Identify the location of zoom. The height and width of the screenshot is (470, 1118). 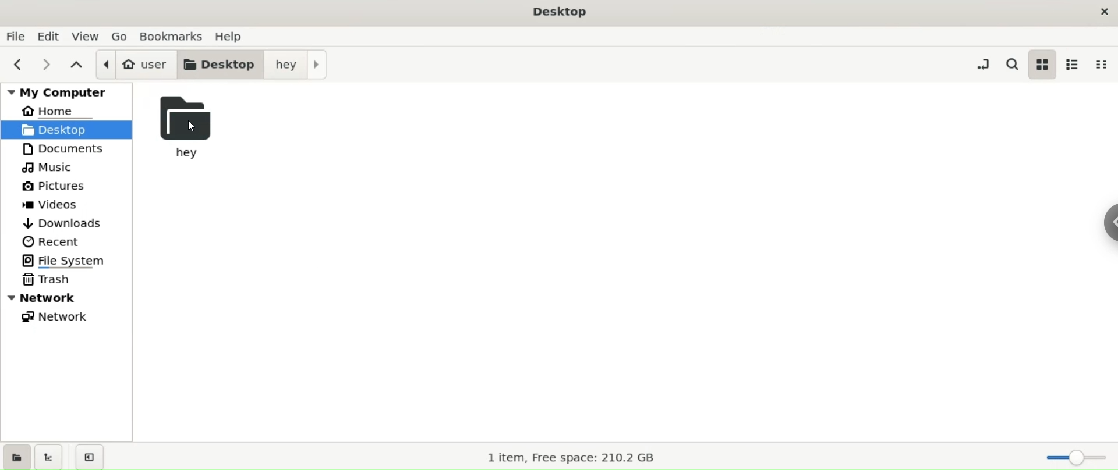
(1073, 458).